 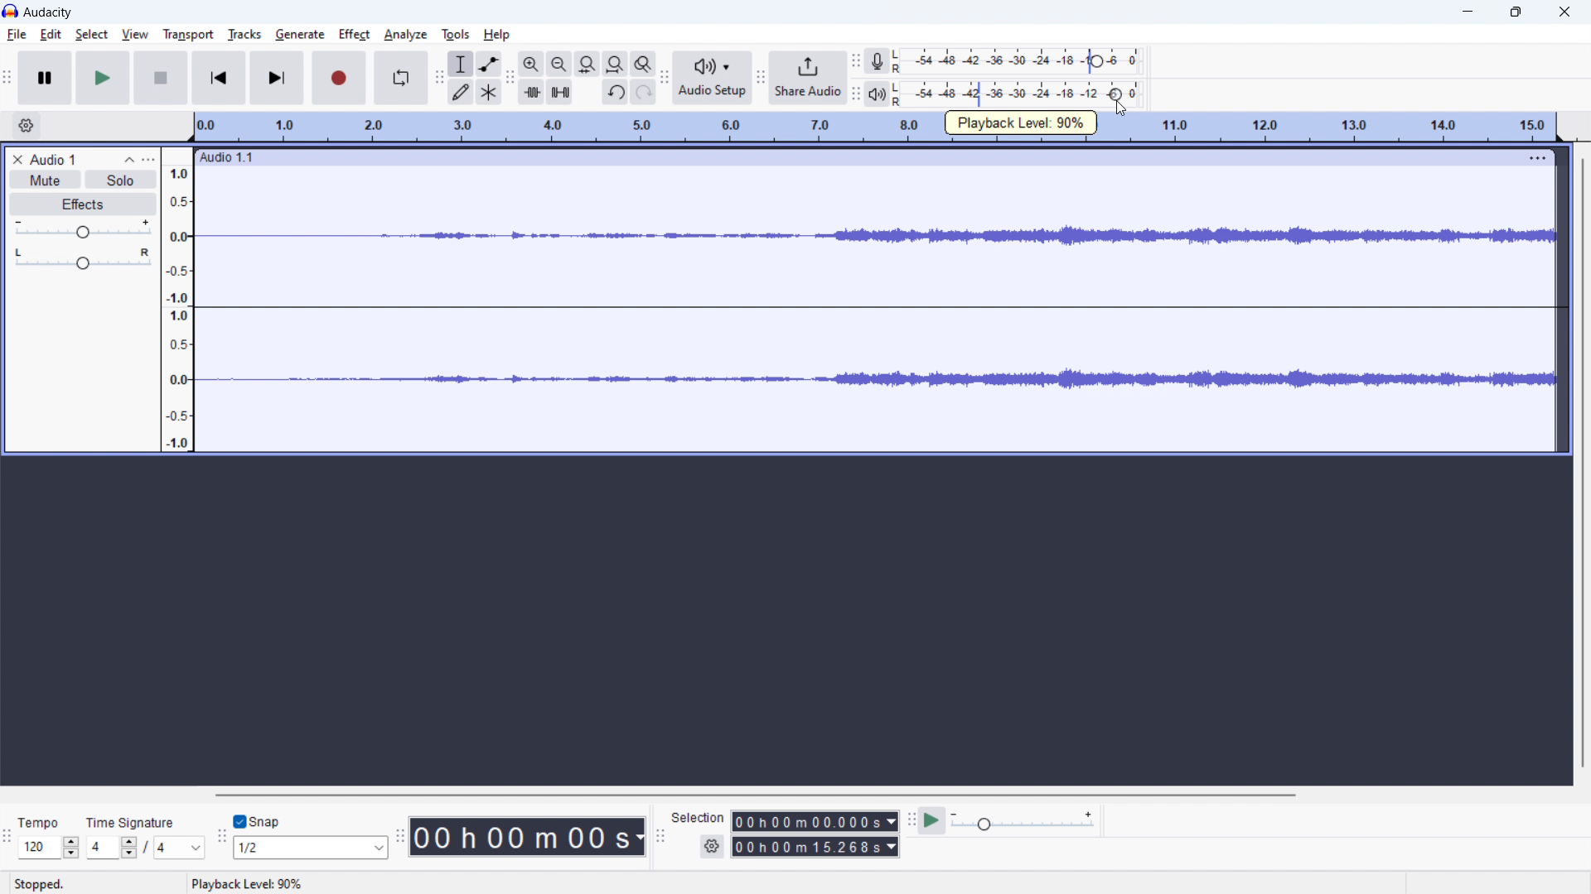 I want to click on timeline settings, so click(x=24, y=124).